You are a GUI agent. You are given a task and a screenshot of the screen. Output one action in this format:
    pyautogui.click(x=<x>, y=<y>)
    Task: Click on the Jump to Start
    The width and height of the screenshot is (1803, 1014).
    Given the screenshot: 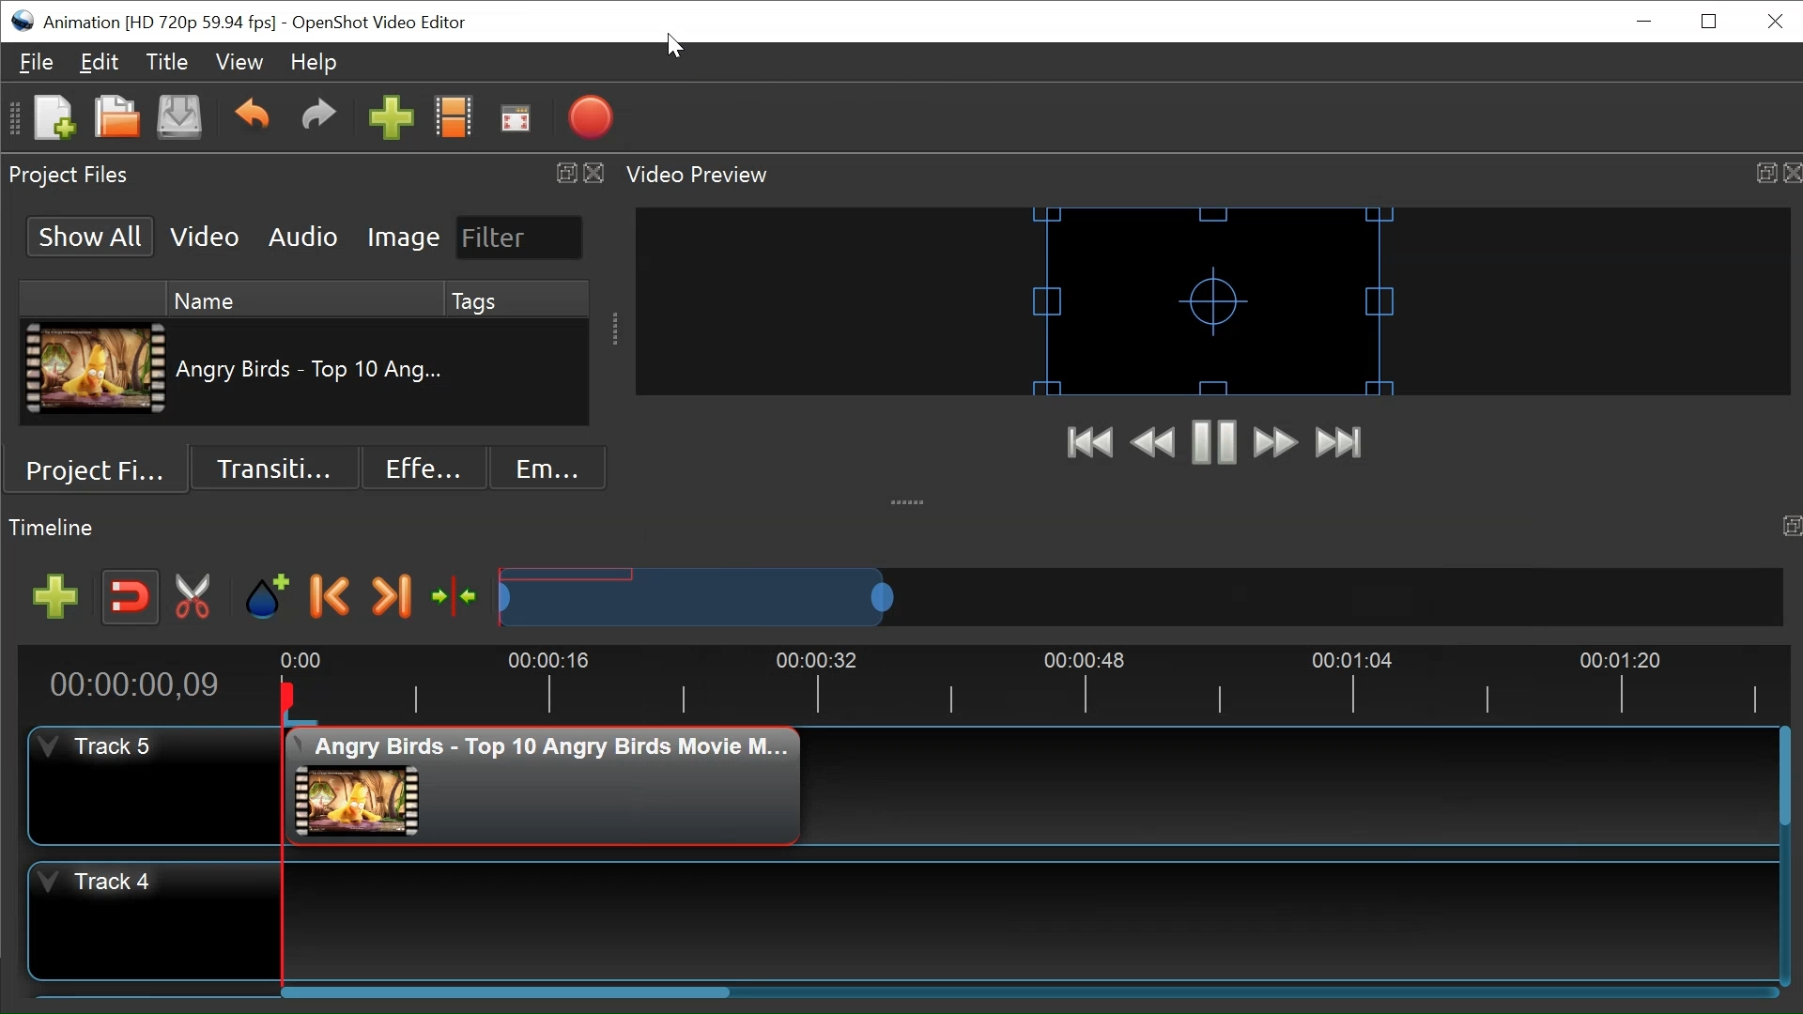 What is the action you would take?
    pyautogui.click(x=1091, y=444)
    